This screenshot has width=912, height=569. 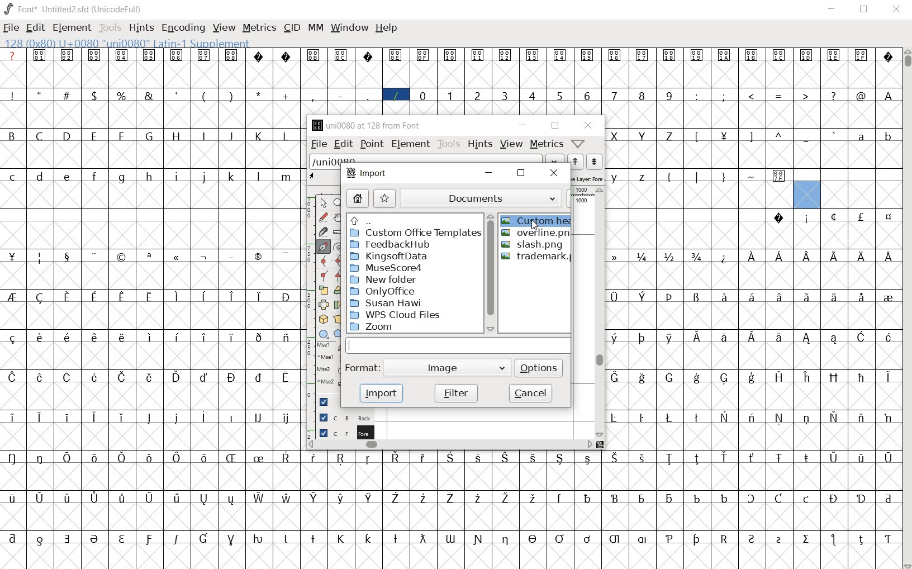 I want to click on glyph, so click(x=643, y=178).